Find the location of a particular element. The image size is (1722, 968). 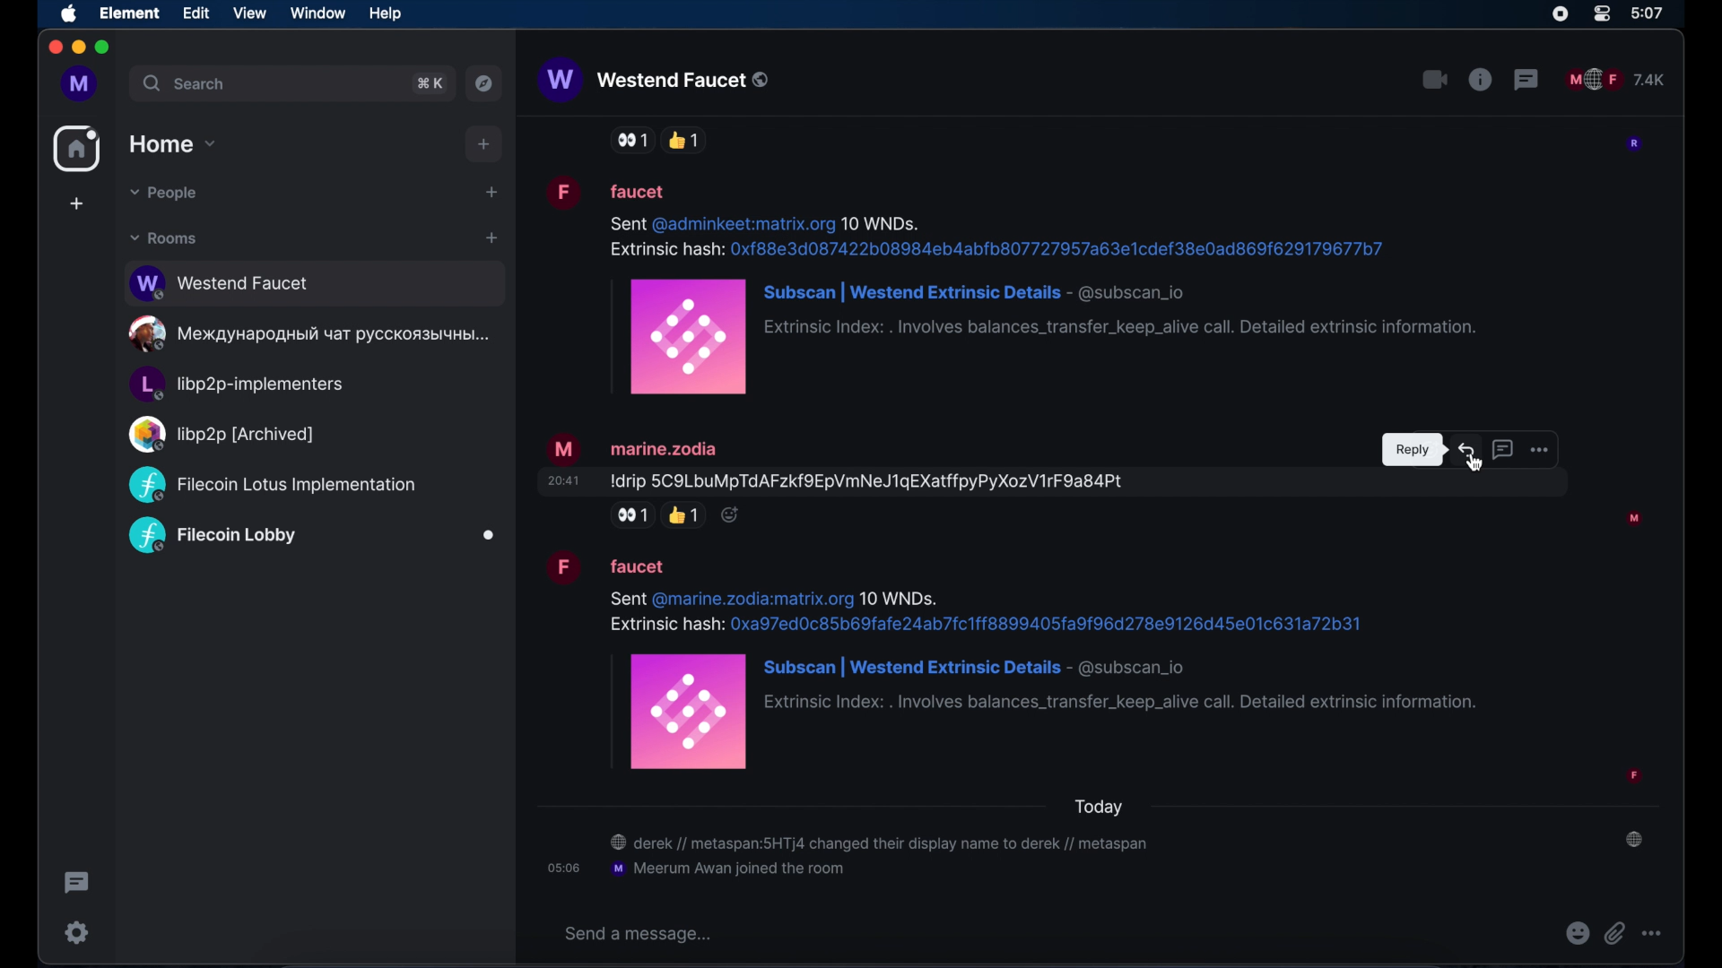

video call is located at coordinates (1434, 80).